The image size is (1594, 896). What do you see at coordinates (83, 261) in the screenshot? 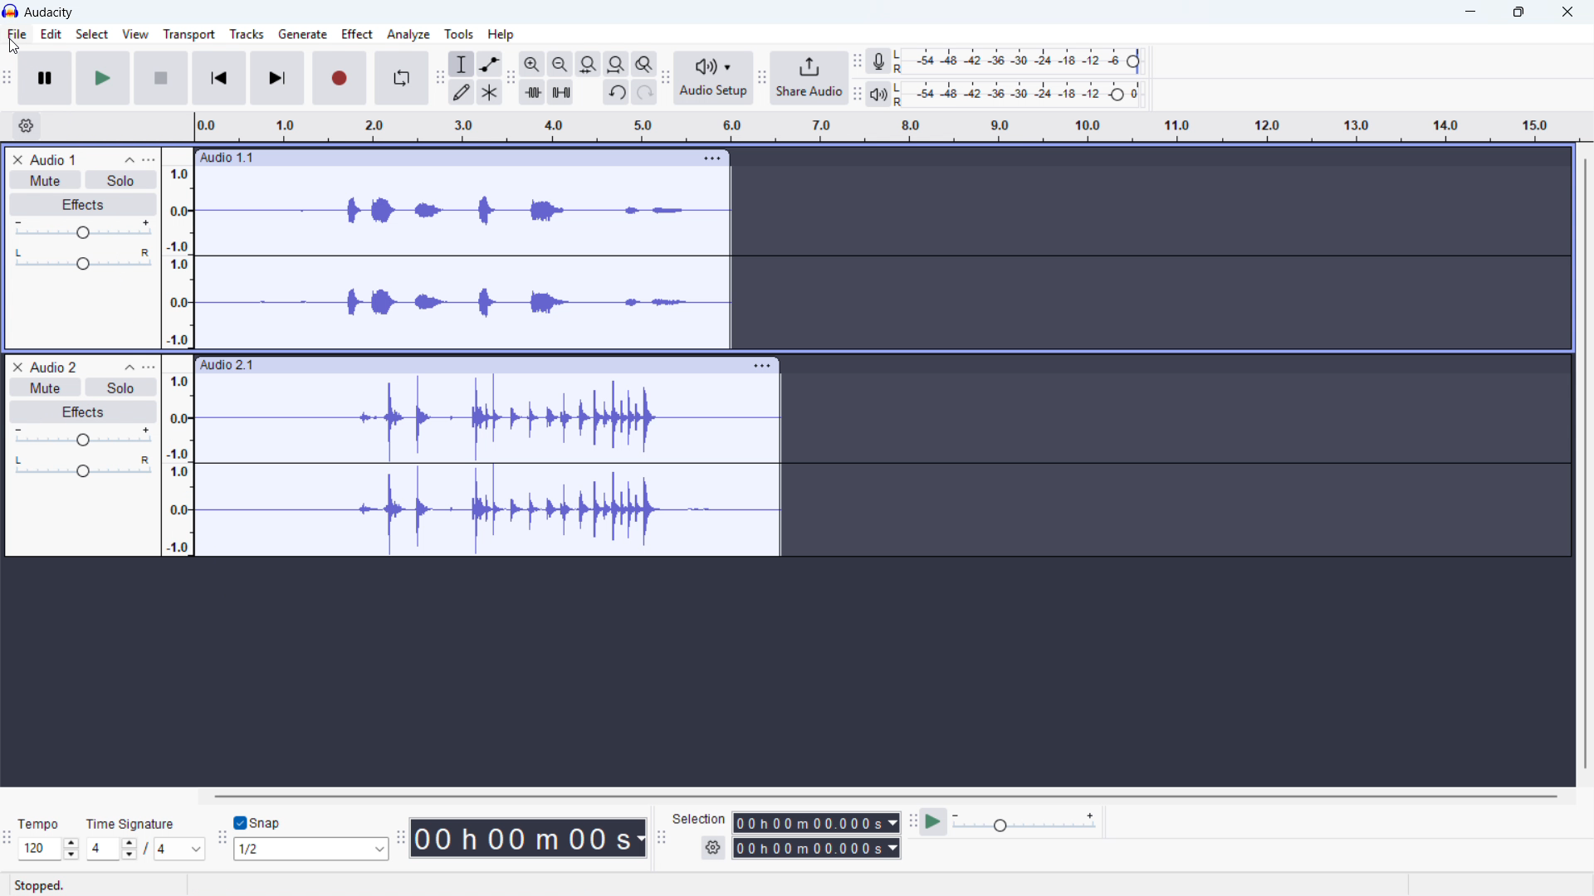
I see `Pan: centre` at bounding box center [83, 261].